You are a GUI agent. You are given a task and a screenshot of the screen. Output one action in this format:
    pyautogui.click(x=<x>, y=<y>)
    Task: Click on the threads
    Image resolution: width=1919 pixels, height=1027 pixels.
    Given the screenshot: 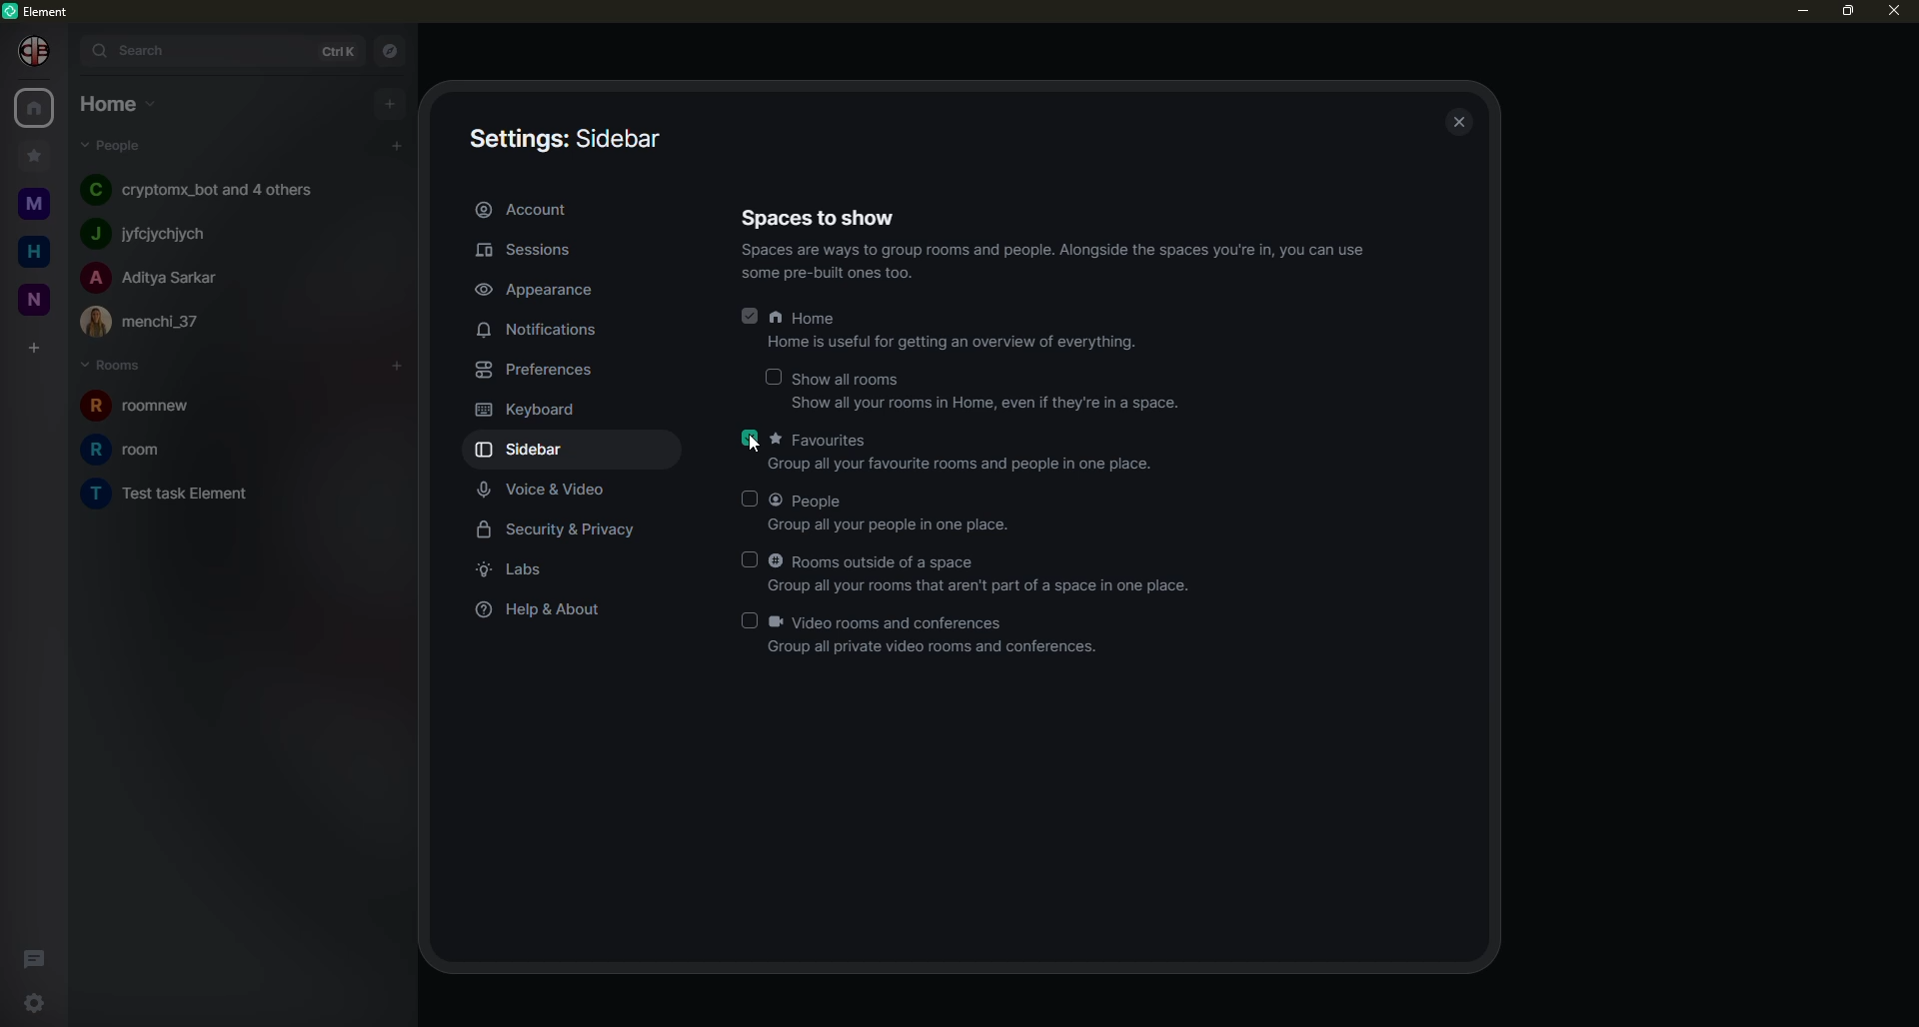 What is the action you would take?
    pyautogui.click(x=32, y=958)
    